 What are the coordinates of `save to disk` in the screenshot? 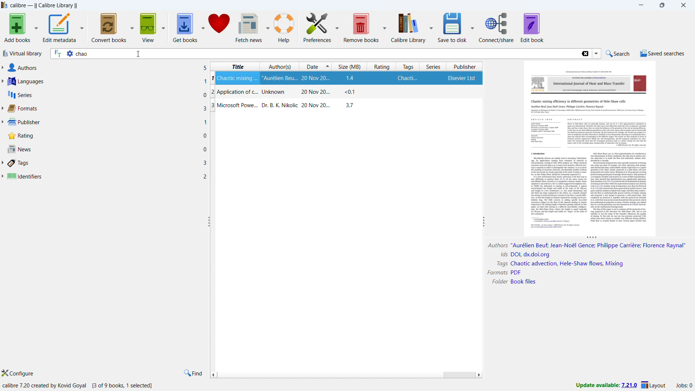 It's located at (451, 27).